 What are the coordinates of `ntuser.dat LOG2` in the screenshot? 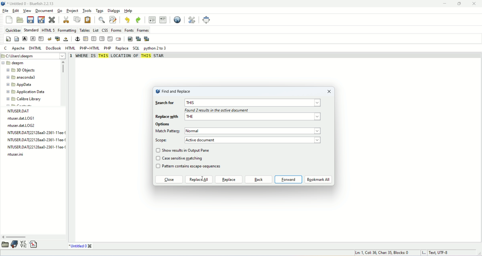 It's located at (22, 125).